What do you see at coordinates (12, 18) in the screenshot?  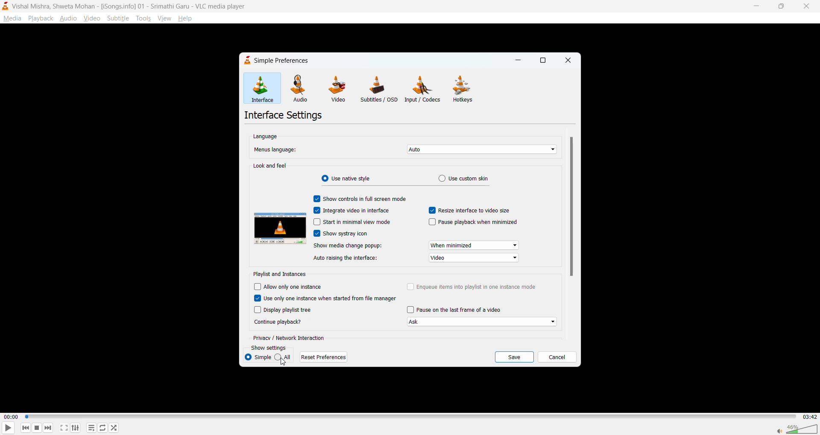 I see `media` at bounding box center [12, 18].